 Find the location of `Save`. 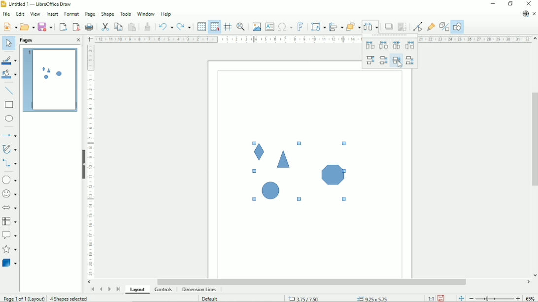

Save is located at coordinates (441, 298).